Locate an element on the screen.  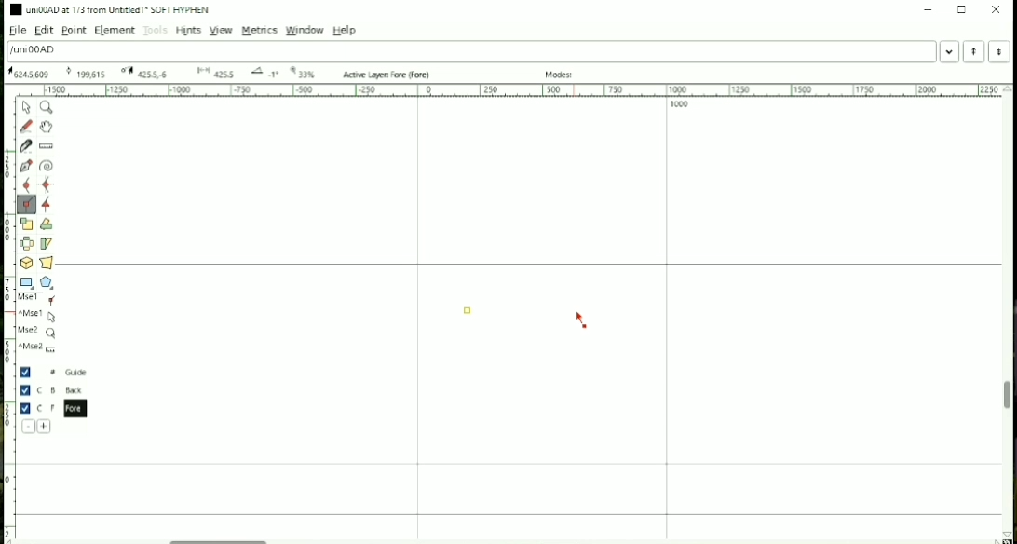
Mse1 is located at coordinates (40, 300).